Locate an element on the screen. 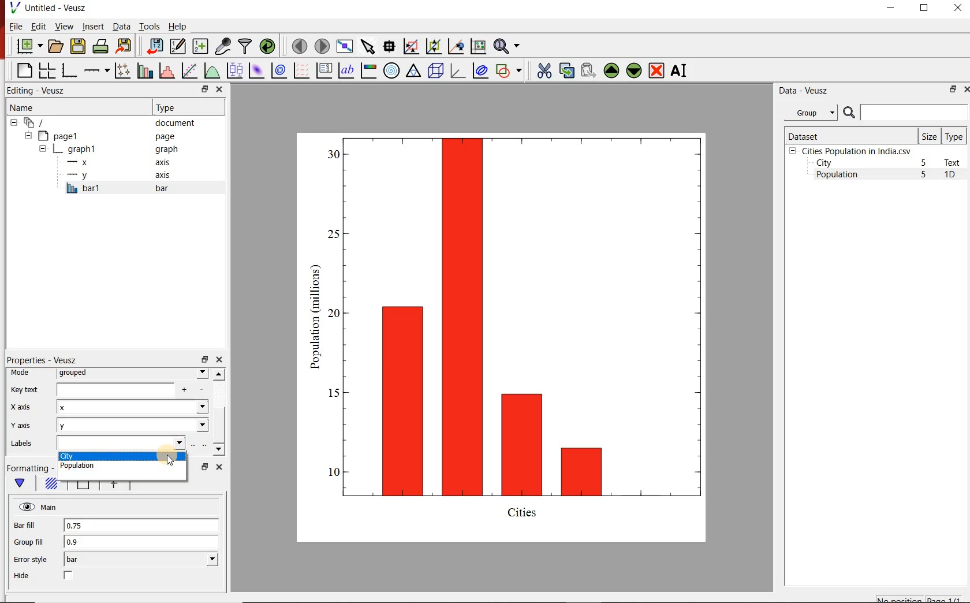  Ternary graph is located at coordinates (413, 71).